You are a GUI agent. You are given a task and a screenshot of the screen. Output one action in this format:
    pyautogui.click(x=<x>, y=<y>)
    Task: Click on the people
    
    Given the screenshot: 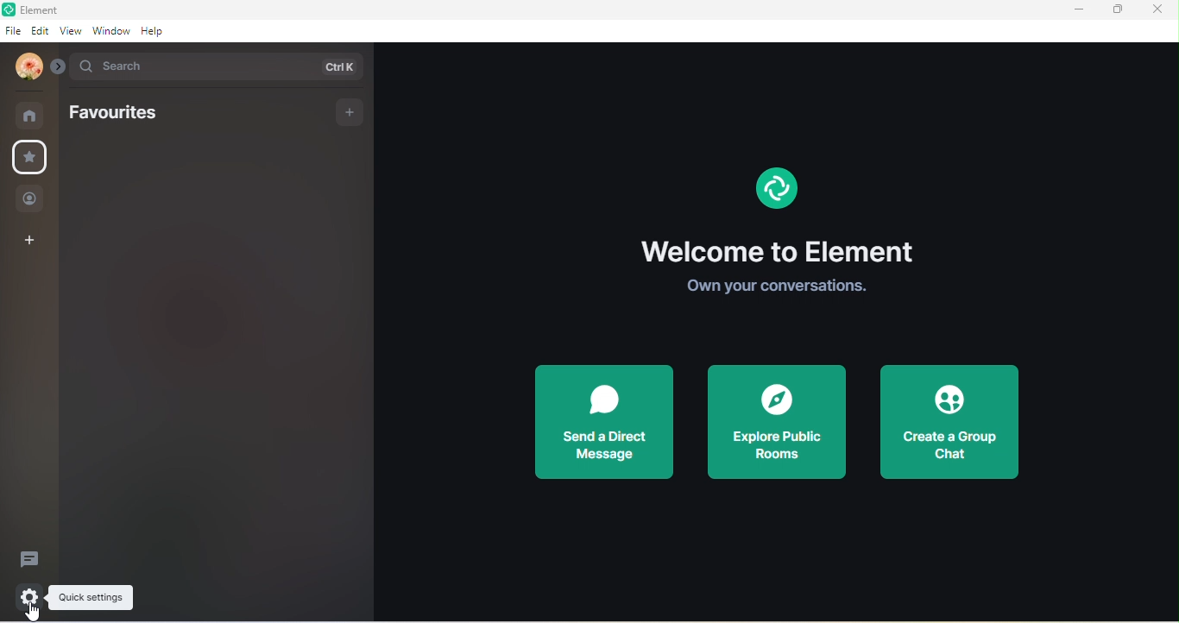 What is the action you would take?
    pyautogui.click(x=32, y=198)
    